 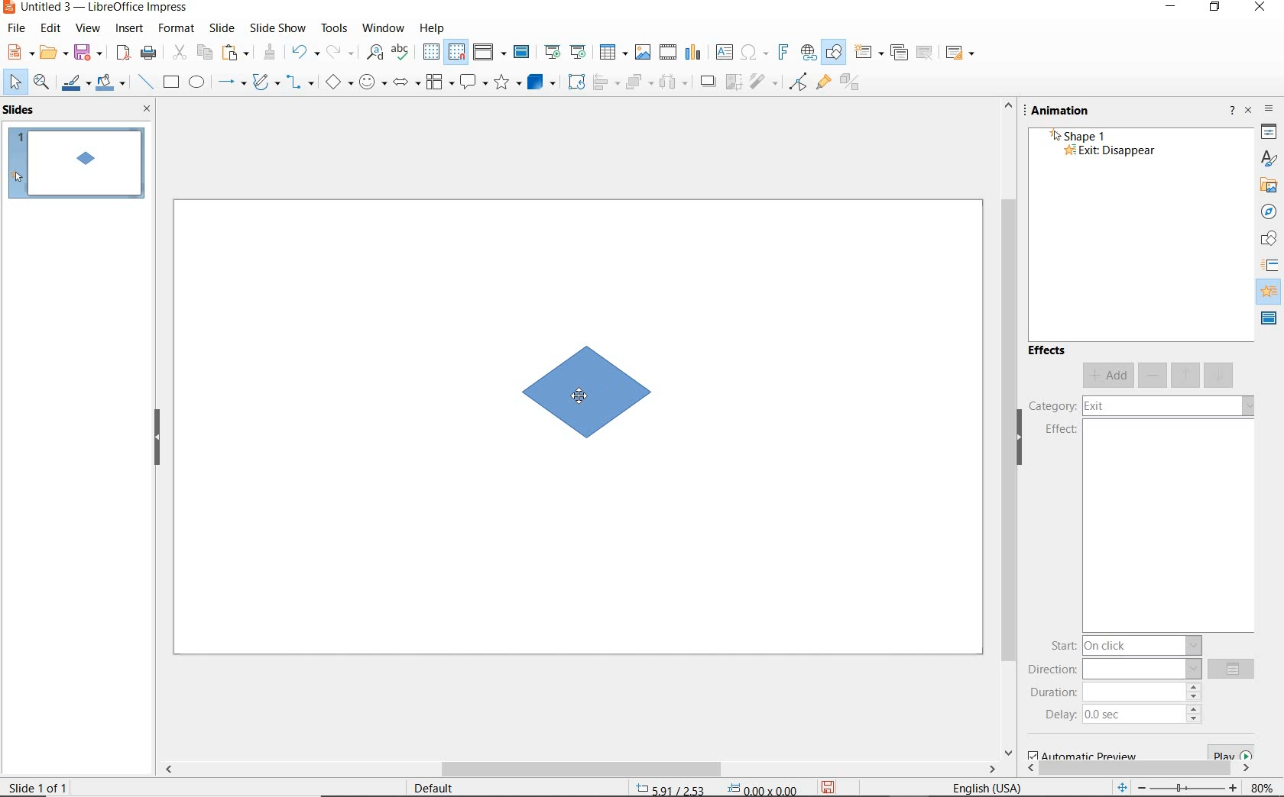 What do you see at coordinates (130, 30) in the screenshot?
I see `insert` at bounding box center [130, 30].